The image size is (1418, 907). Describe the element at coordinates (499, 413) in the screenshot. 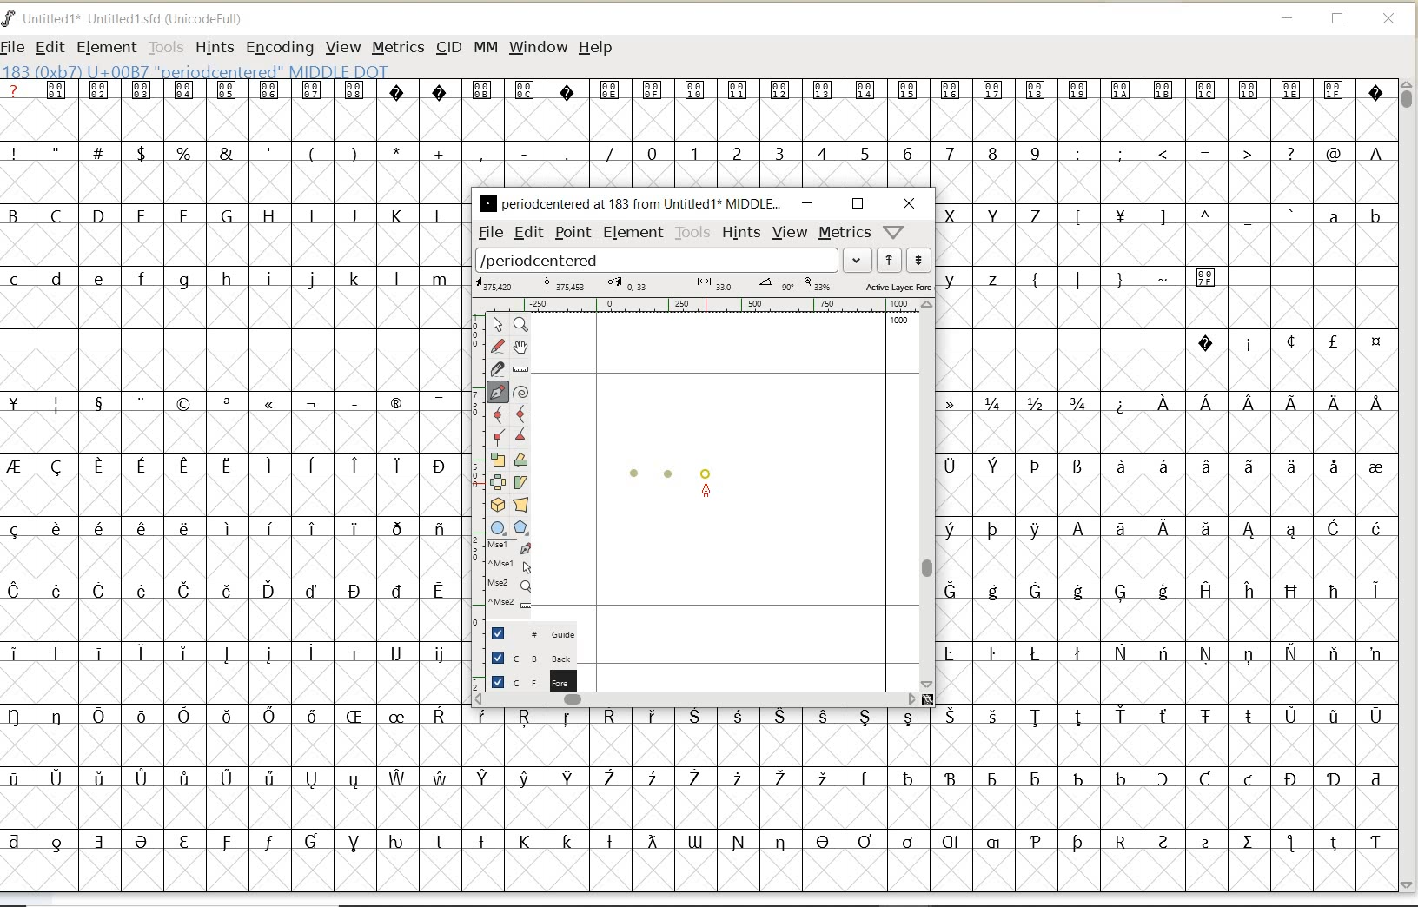

I see `add a curve point` at that location.